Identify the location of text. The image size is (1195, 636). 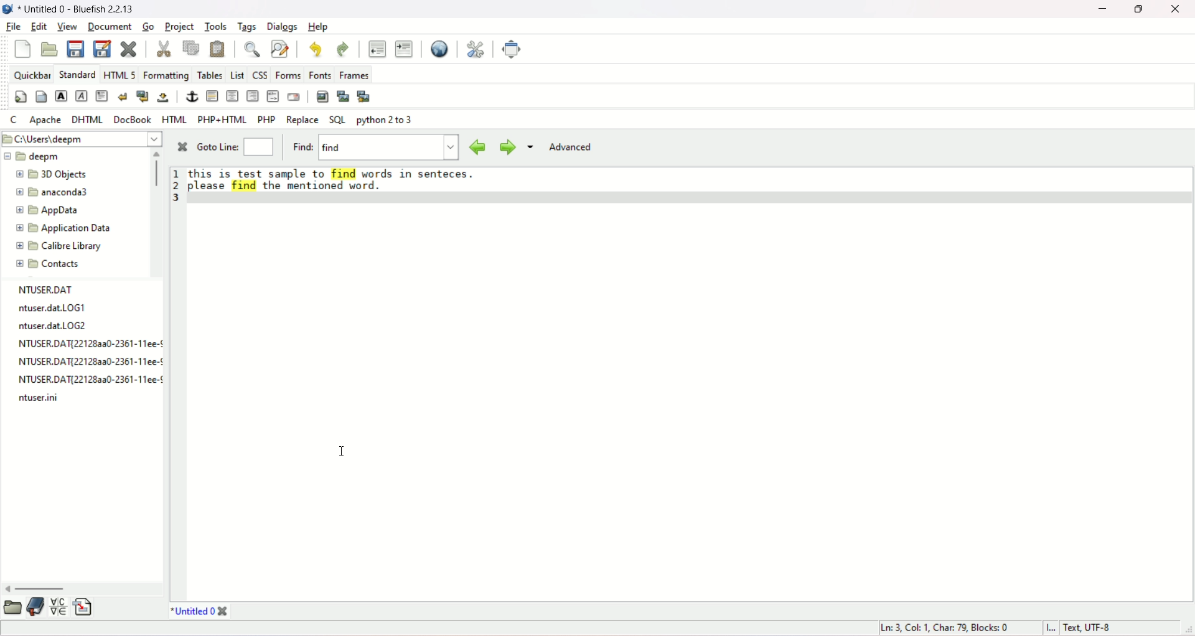
(326, 187).